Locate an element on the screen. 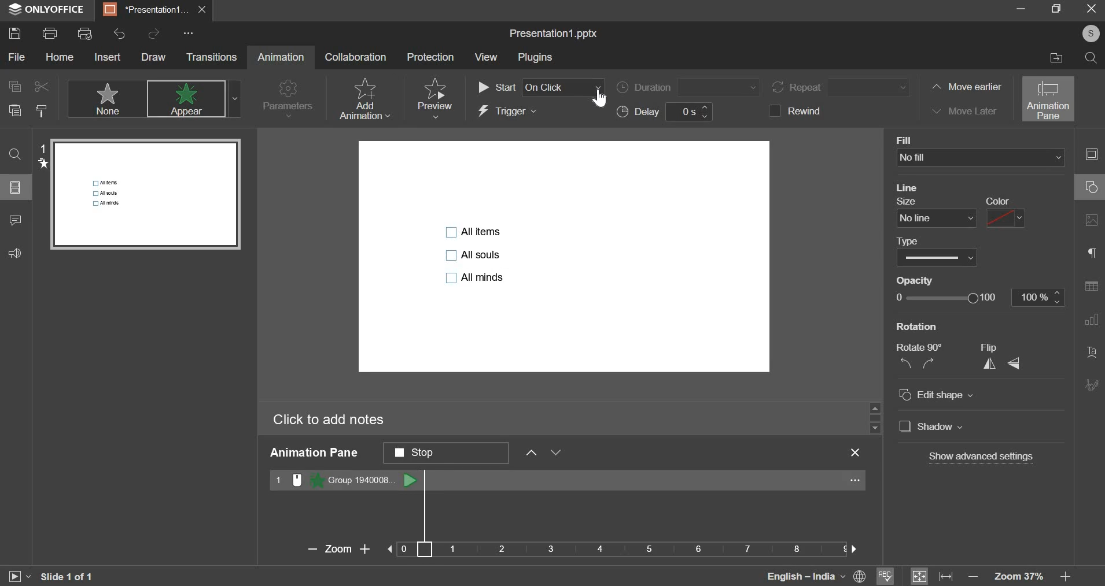  paste is located at coordinates (14, 112).